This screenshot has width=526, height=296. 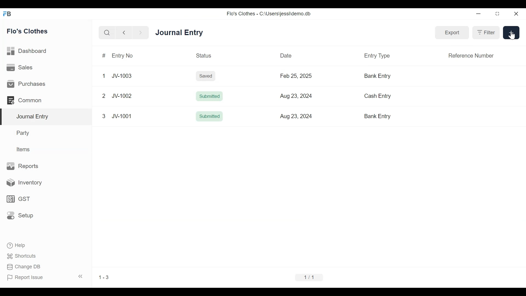 I want to click on Purchases, so click(x=26, y=84).